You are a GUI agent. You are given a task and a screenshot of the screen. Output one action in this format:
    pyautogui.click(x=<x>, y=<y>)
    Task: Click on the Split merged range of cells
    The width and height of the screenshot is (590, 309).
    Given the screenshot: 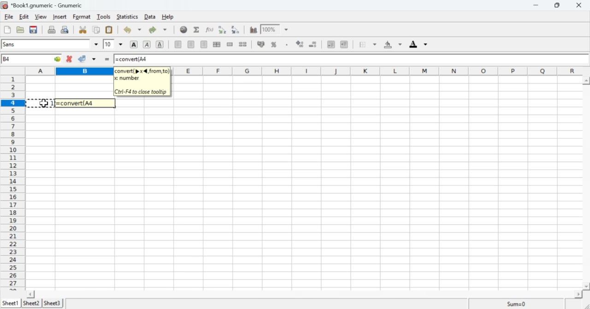 What is the action you would take?
    pyautogui.click(x=243, y=44)
    